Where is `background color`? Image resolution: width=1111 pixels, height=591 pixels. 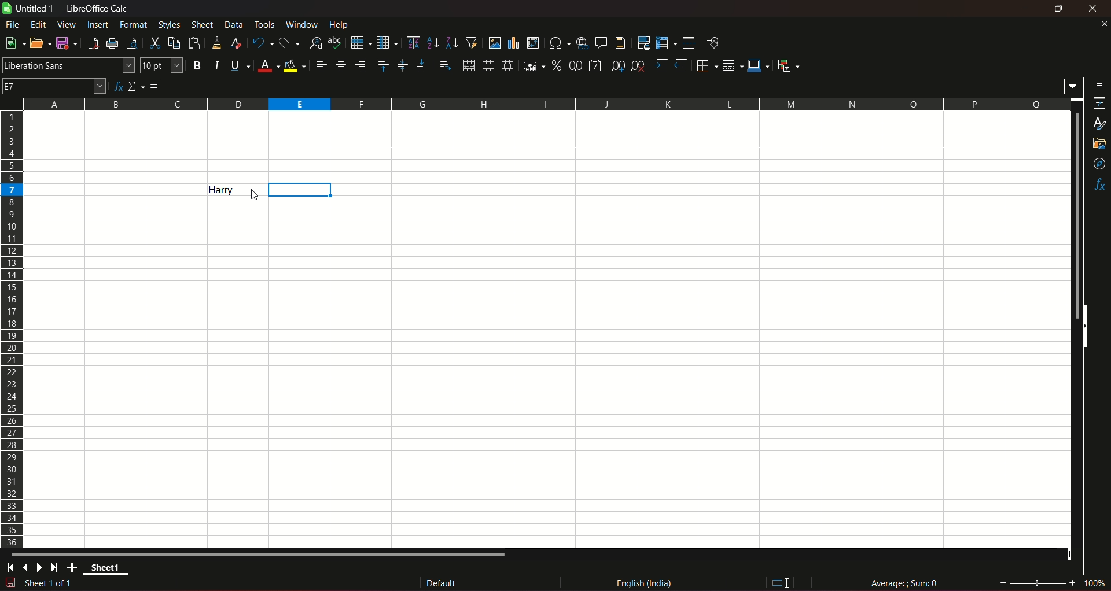 background color is located at coordinates (295, 65).